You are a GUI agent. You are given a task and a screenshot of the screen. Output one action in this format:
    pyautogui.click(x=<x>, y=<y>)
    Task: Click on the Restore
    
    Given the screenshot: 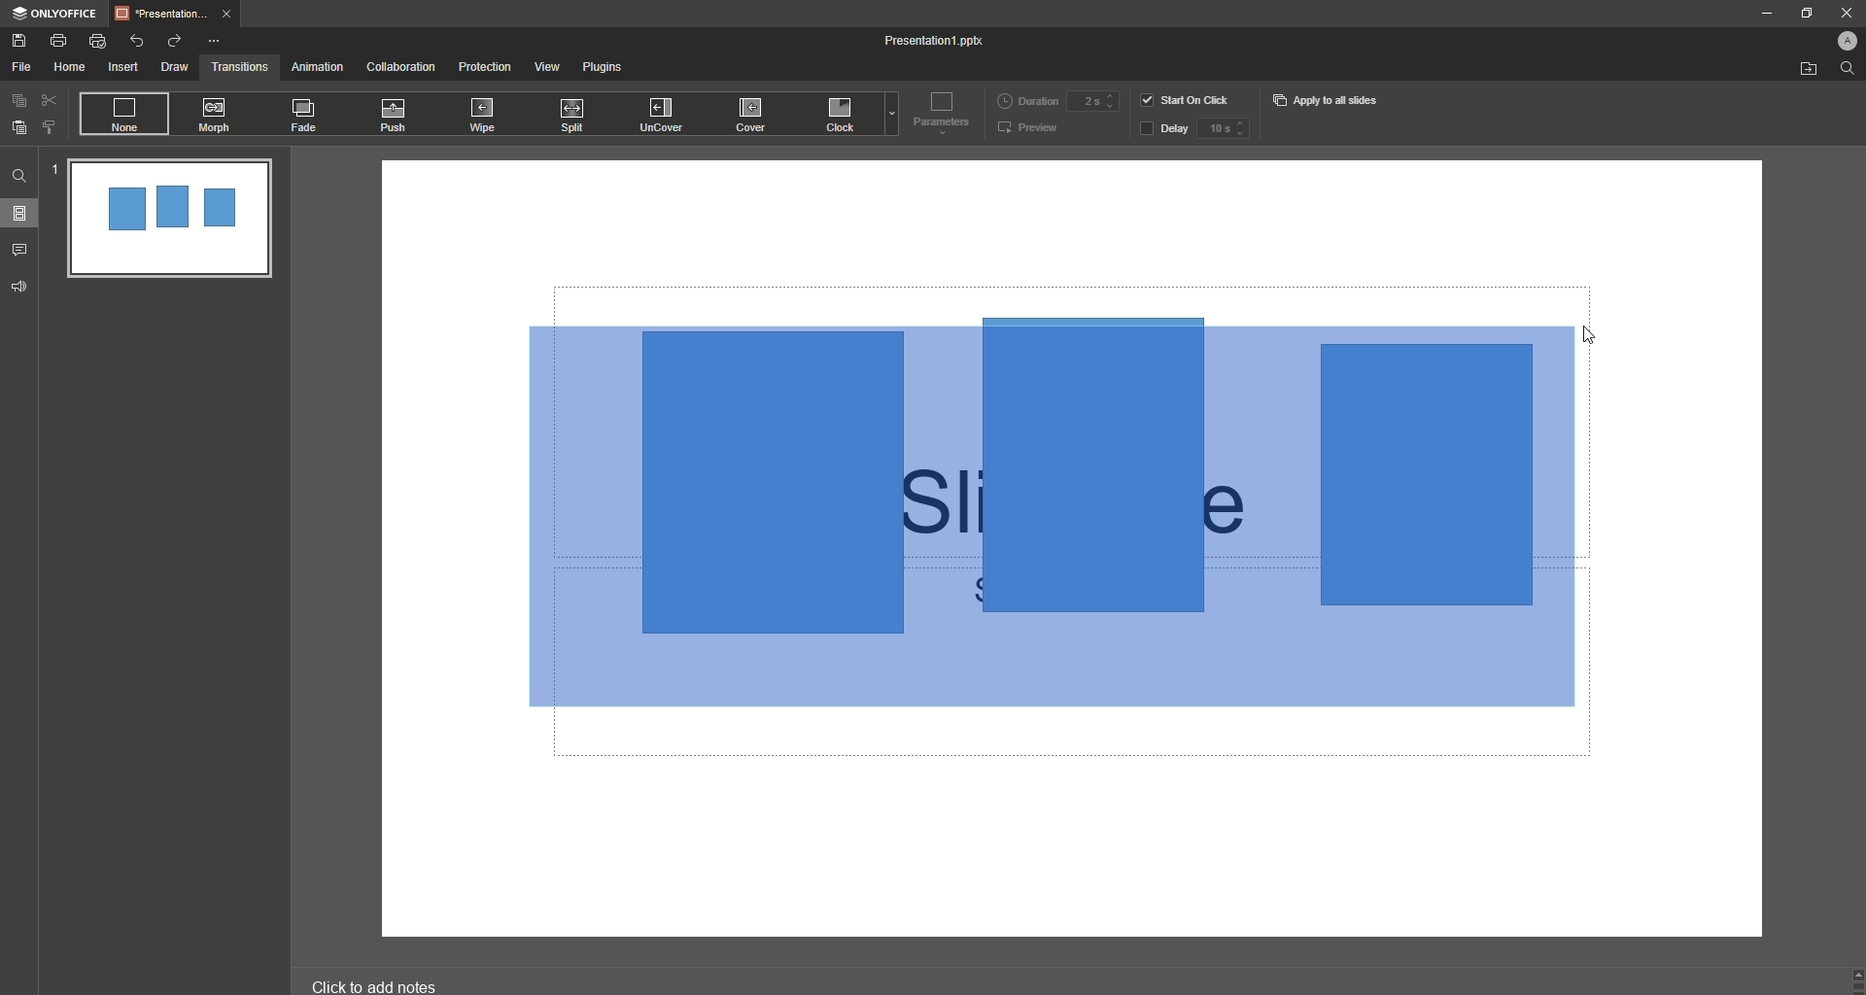 What is the action you would take?
    pyautogui.click(x=1802, y=14)
    